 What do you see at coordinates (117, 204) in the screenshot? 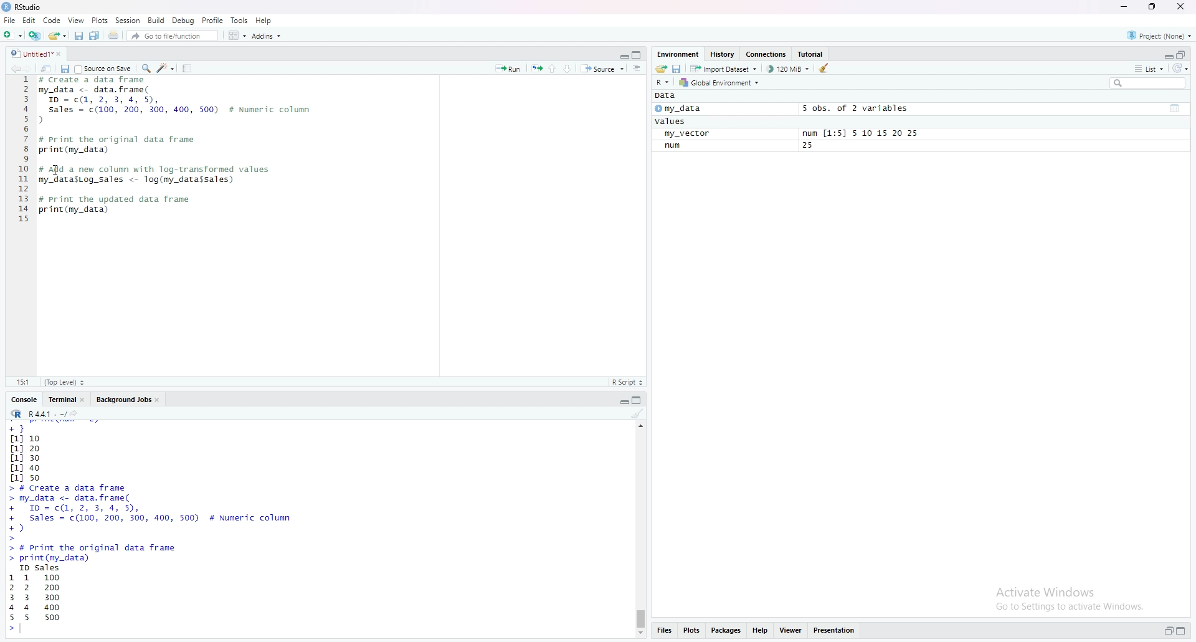
I see `code to print the data` at bounding box center [117, 204].